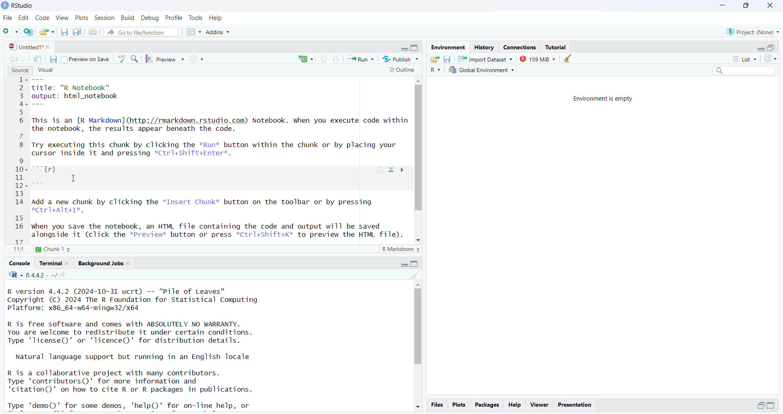  What do you see at coordinates (741, 72) in the screenshot?
I see `search` at bounding box center [741, 72].